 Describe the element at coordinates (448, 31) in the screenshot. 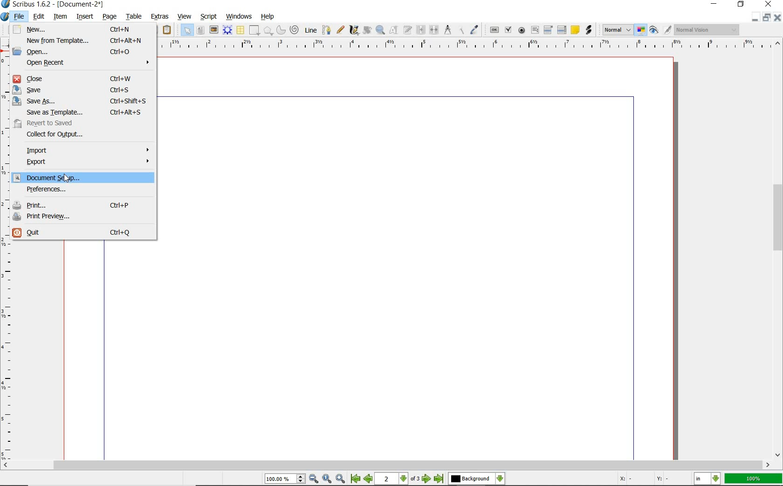

I see `measurements` at that location.